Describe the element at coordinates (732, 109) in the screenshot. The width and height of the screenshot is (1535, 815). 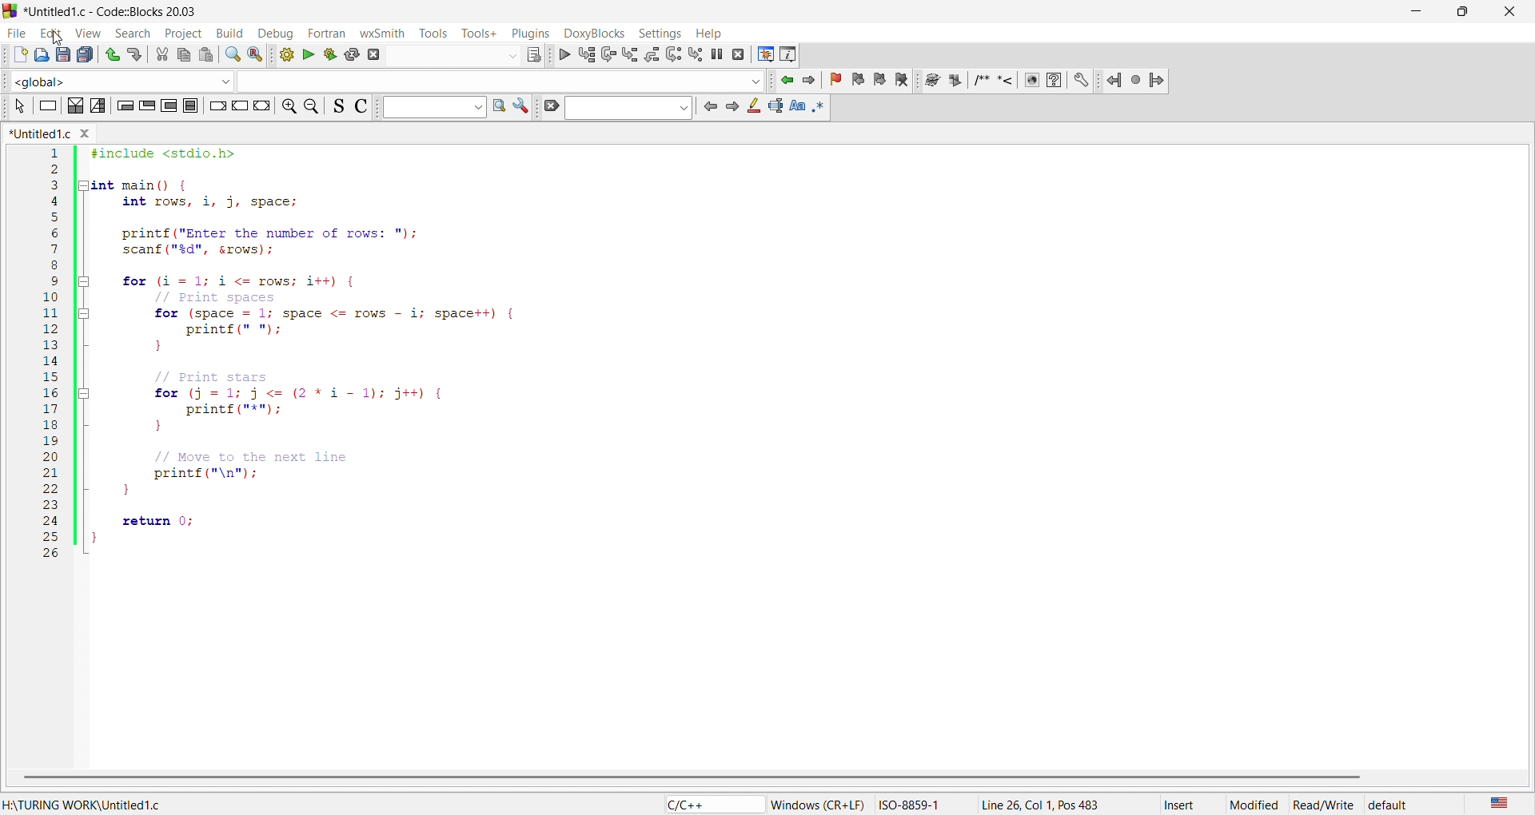
I see `icon` at that location.